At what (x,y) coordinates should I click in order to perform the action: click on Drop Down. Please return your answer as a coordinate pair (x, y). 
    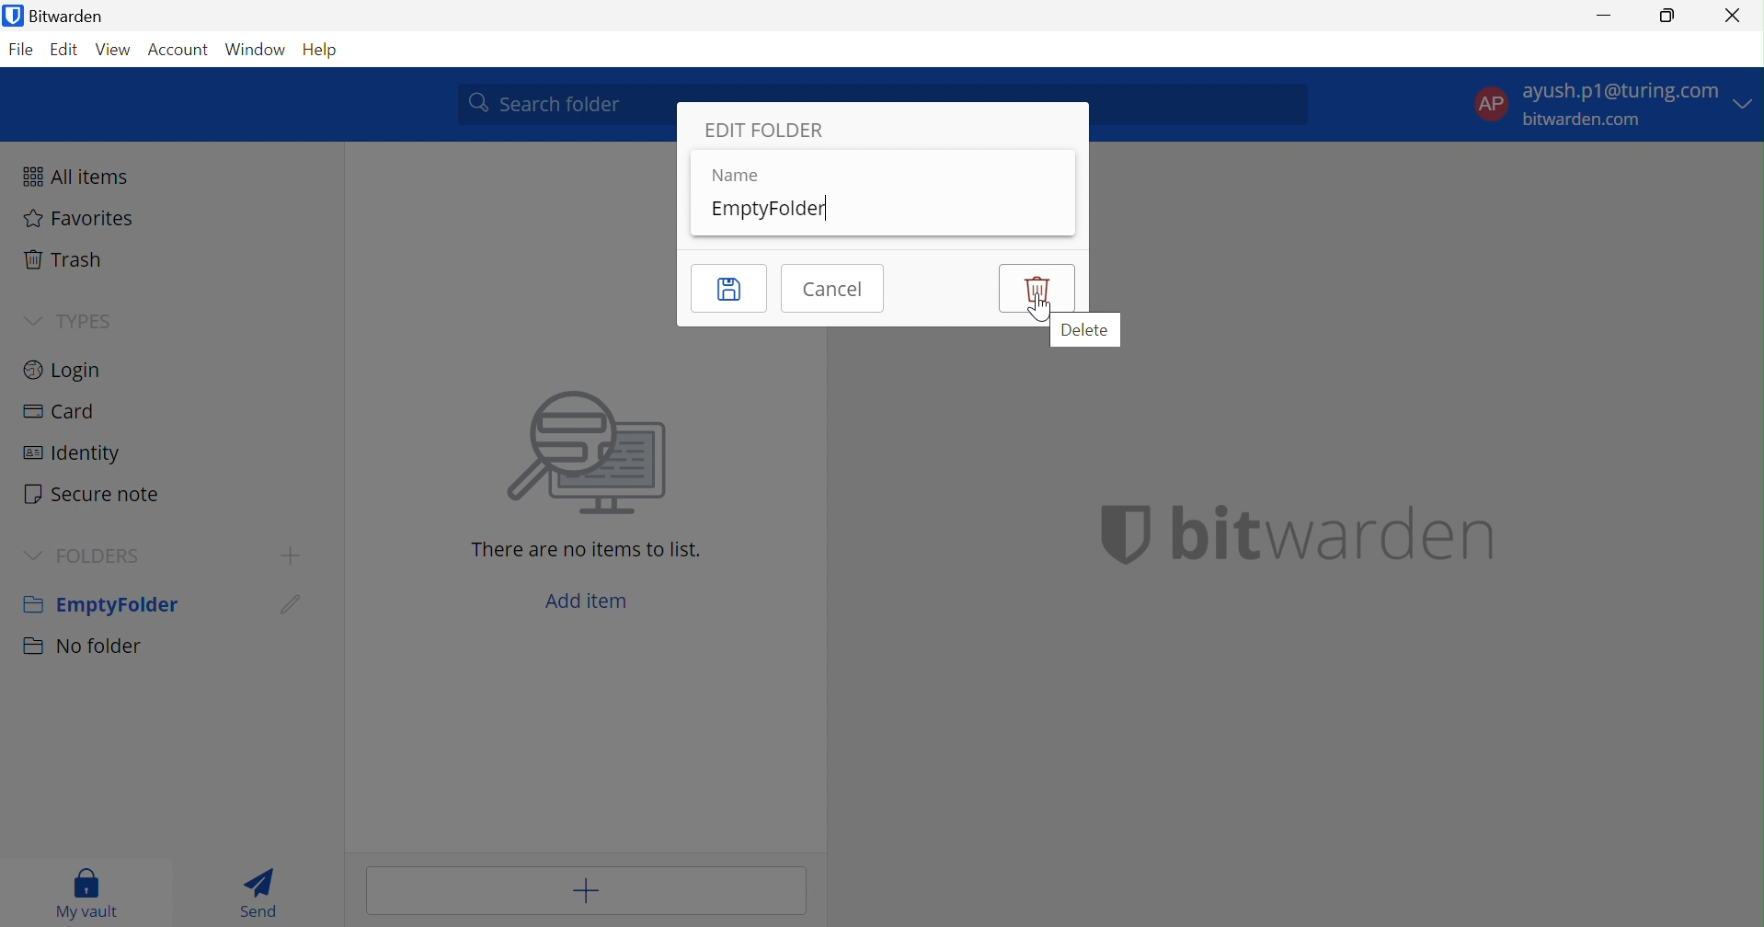
    Looking at the image, I should click on (35, 557).